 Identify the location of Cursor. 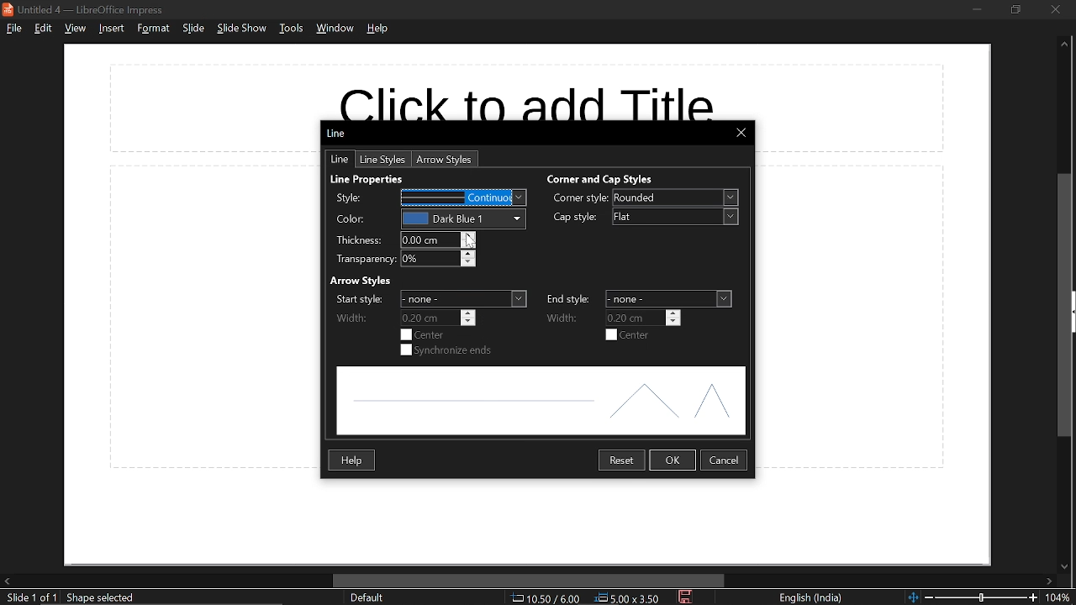
(470, 241).